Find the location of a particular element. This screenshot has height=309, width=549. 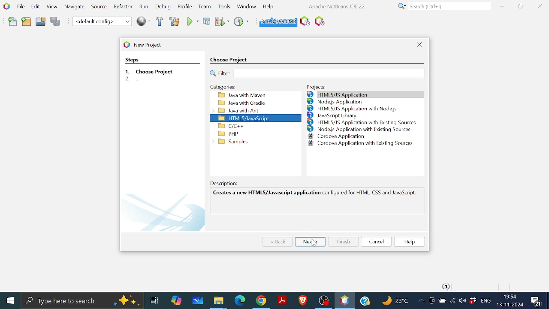

Restore down is located at coordinates (520, 6).